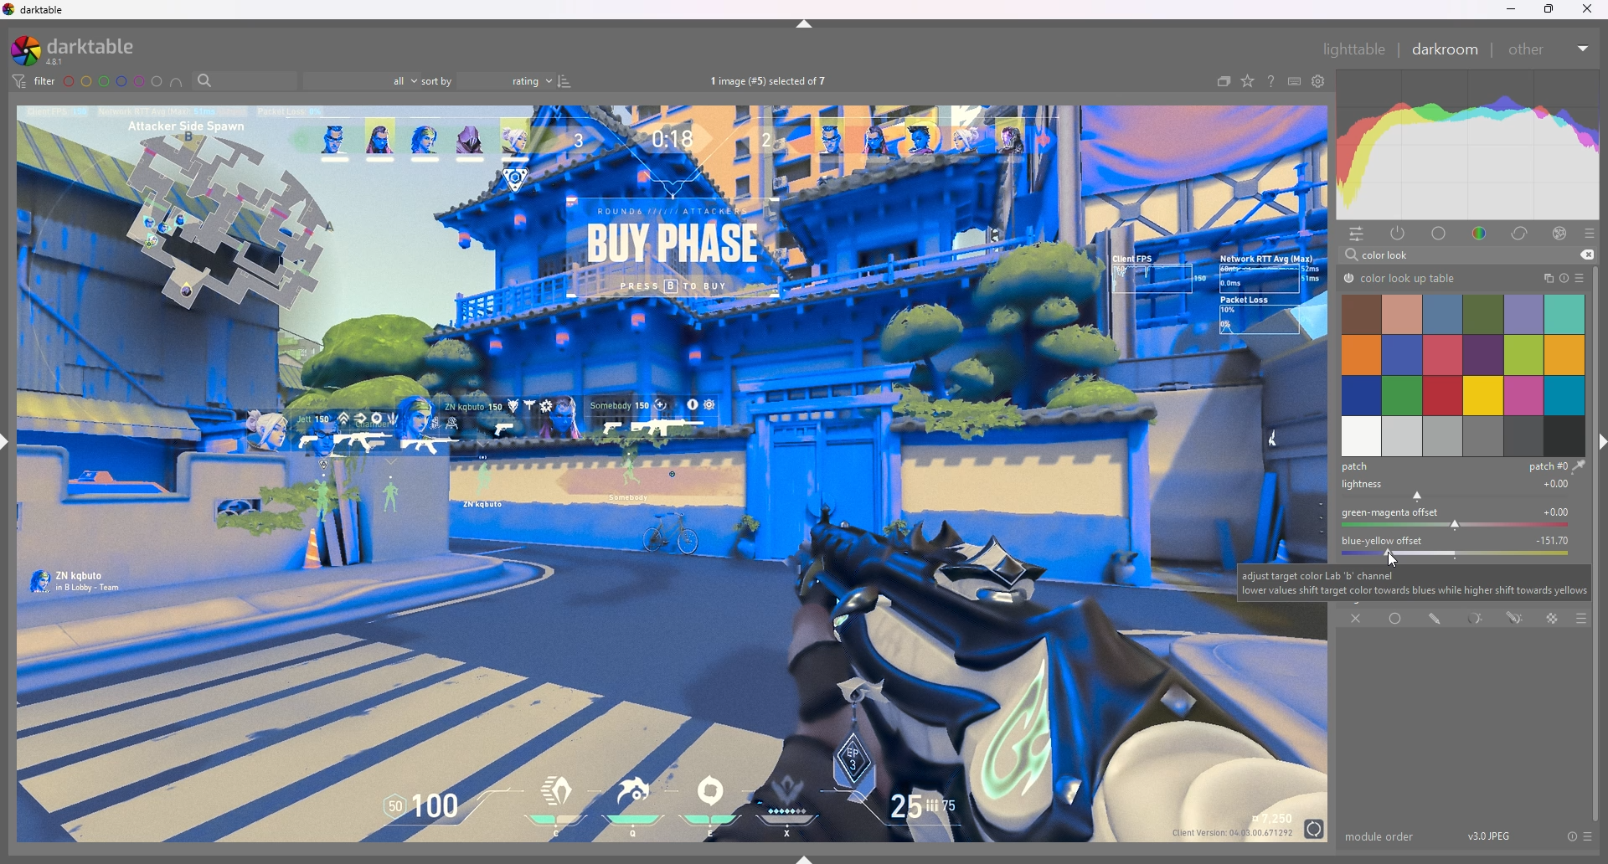 This screenshot has height=864, width=1608. Describe the element at coordinates (1587, 836) in the screenshot. I see `presets` at that location.